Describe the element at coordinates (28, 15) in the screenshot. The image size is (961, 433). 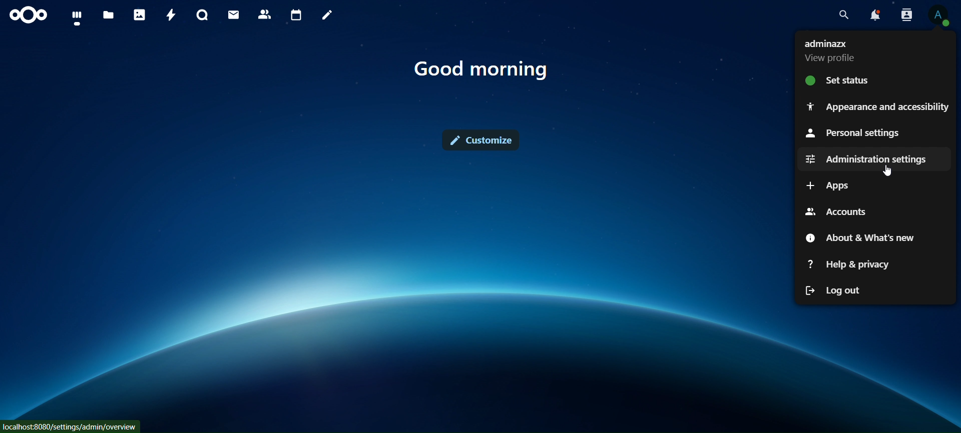
I see `icon` at that location.